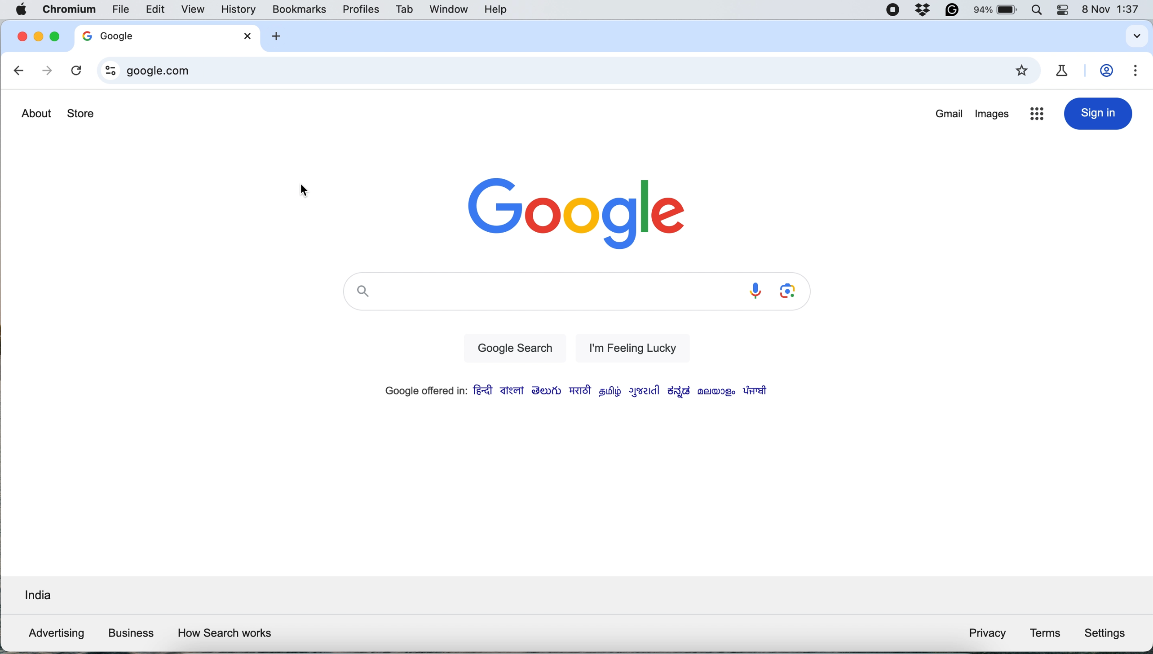  Describe the element at coordinates (1037, 115) in the screenshot. I see `chrome store` at that location.